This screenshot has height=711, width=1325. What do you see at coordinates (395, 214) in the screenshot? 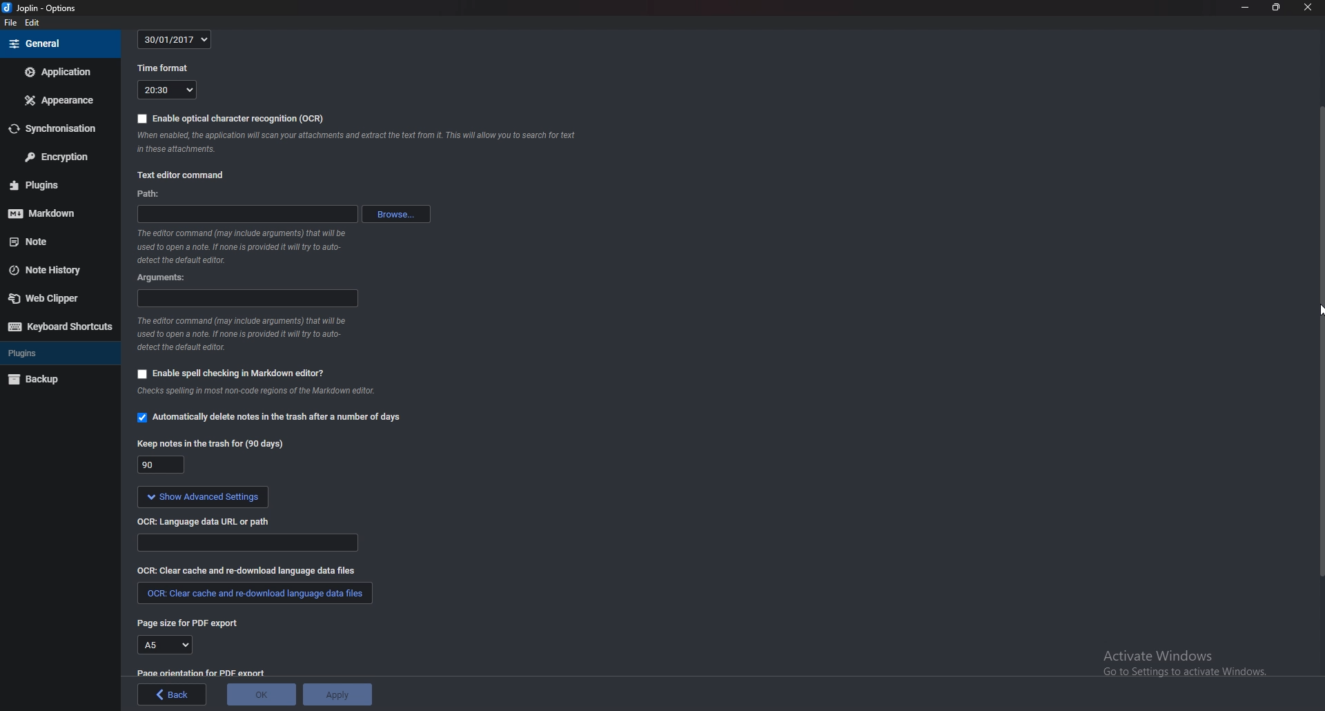
I see `browse` at bounding box center [395, 214].